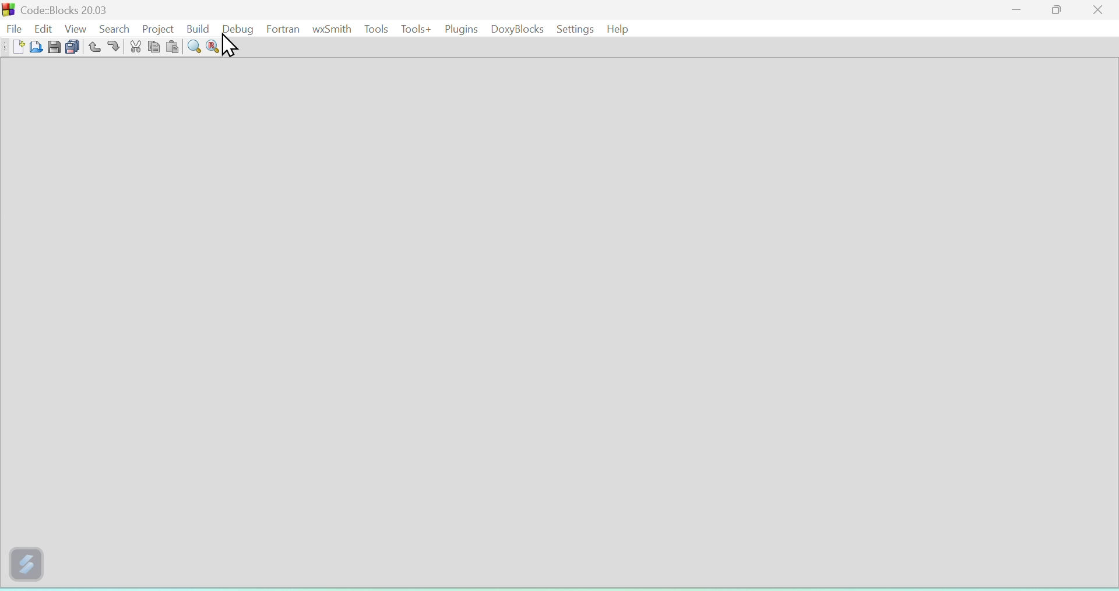  Describe the element at coordinates (14, 27) in the screenshot. I see `file` at that location.